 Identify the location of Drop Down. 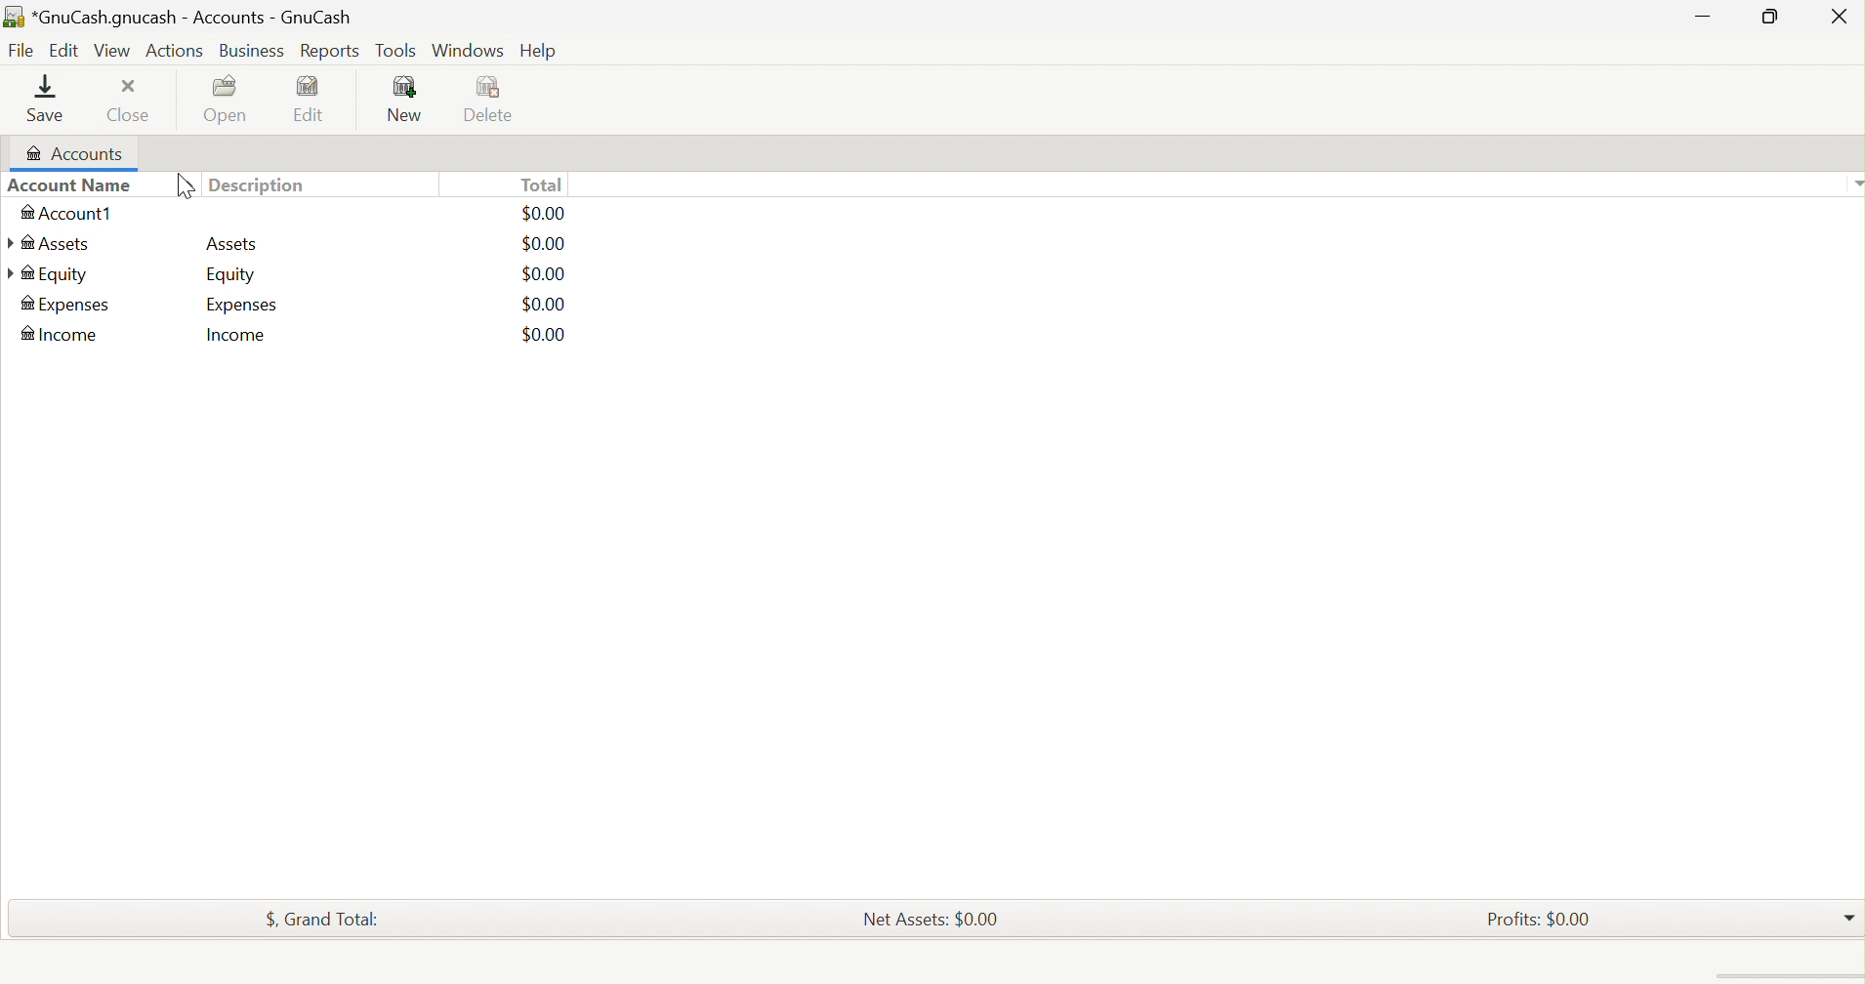
(1853, 183).